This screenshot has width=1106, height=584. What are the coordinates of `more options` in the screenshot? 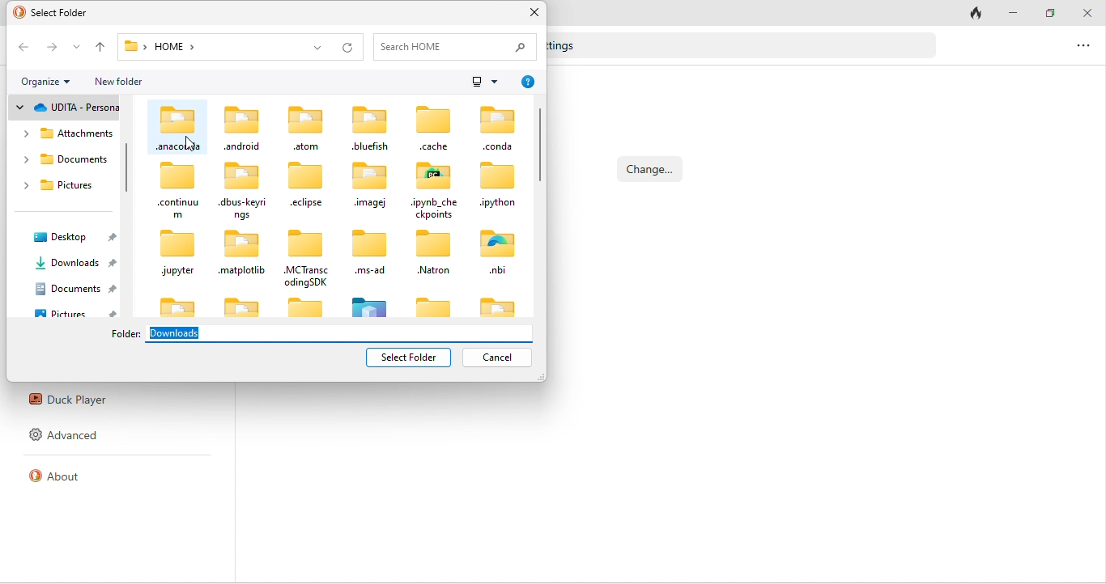 It's located at (1081, 45).